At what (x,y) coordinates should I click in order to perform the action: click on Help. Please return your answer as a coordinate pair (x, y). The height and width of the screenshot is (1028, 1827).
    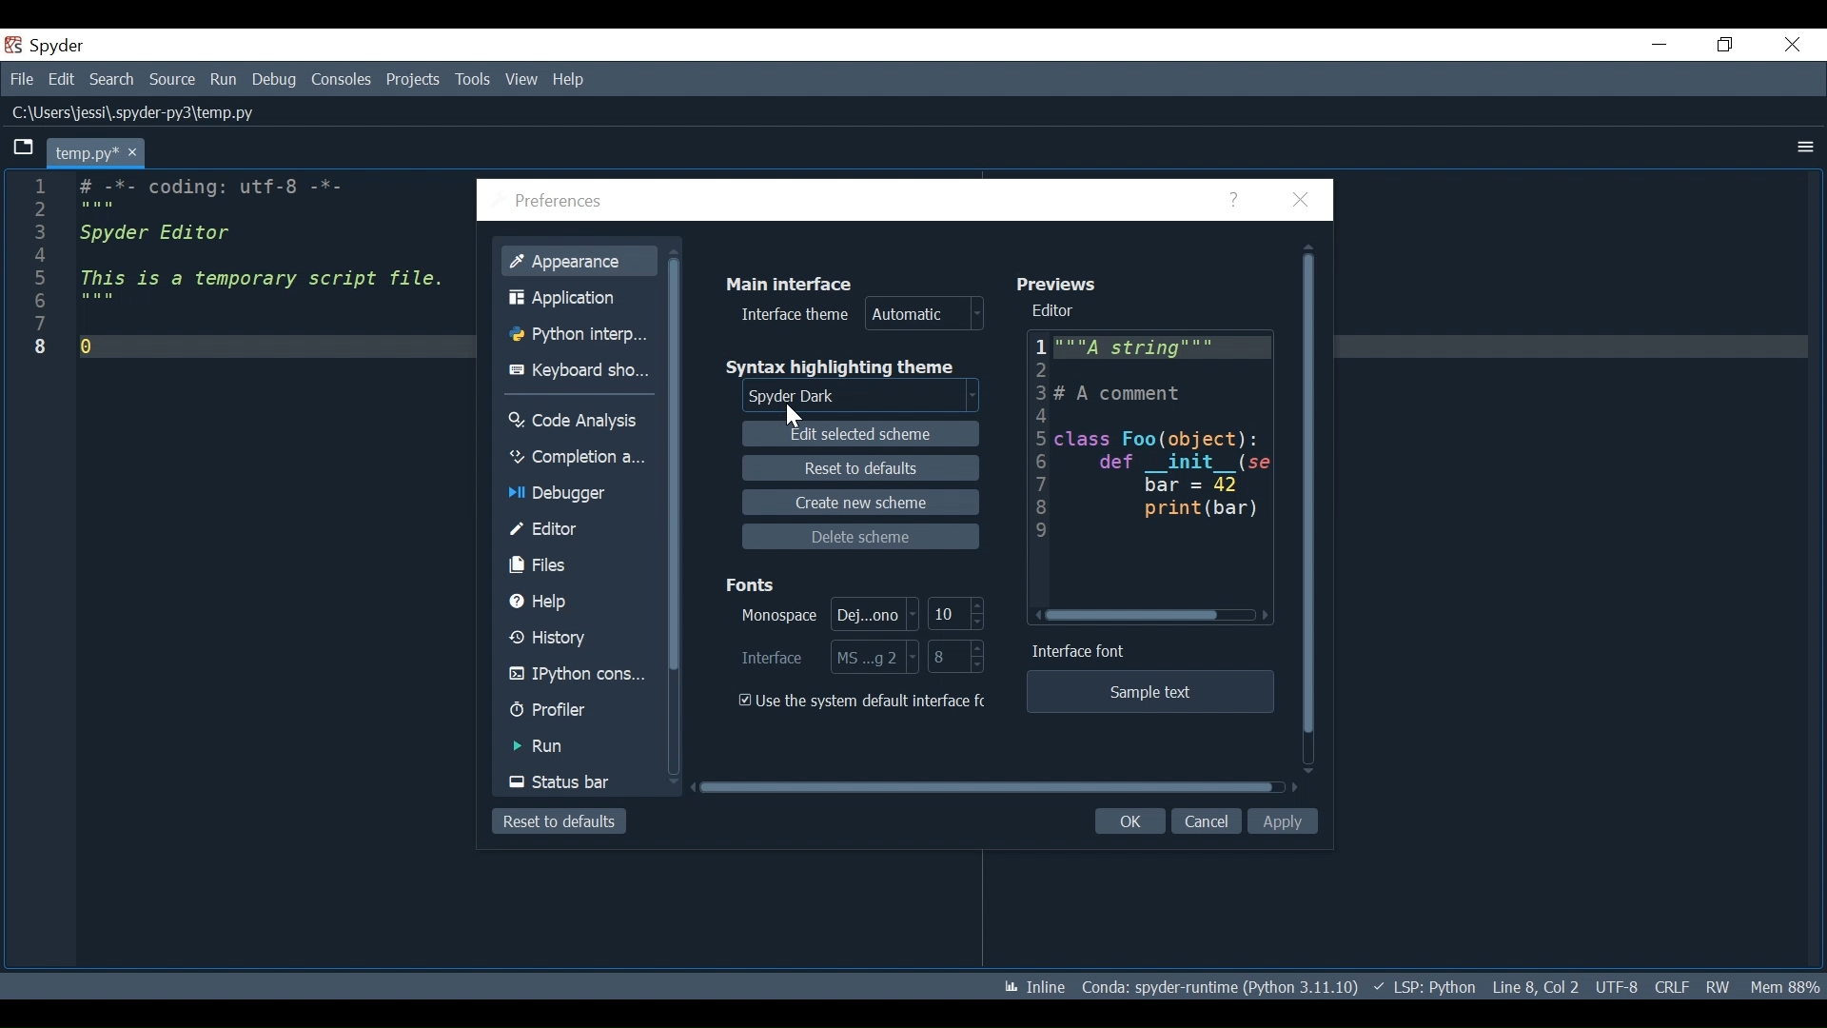
    Looking at the image, I should click on (580, 602).